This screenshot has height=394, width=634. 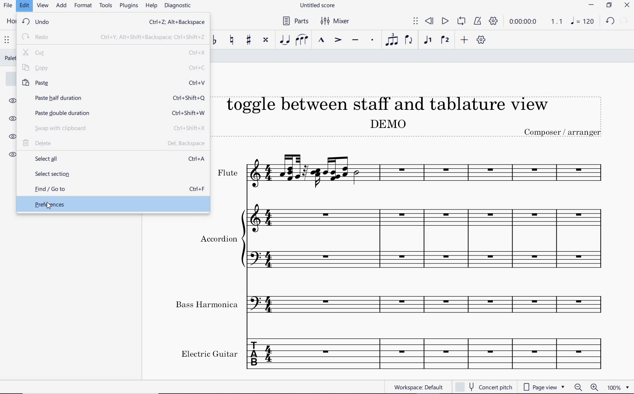 I want to click on metronome, so click(x=477, y=22).